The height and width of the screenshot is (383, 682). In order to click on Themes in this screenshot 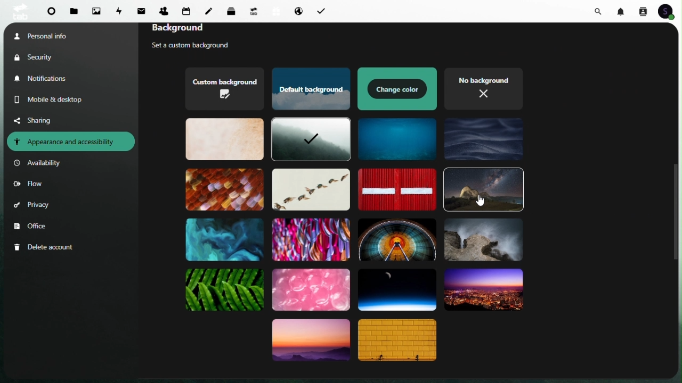, I will do `click(224, 89)`.